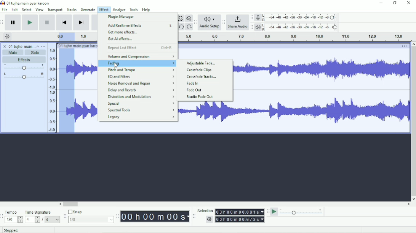 The width and height of the screenshot is (416, 233). Describe the element at coordinates (43, 220) in the screenshot. I see `/` at that location.